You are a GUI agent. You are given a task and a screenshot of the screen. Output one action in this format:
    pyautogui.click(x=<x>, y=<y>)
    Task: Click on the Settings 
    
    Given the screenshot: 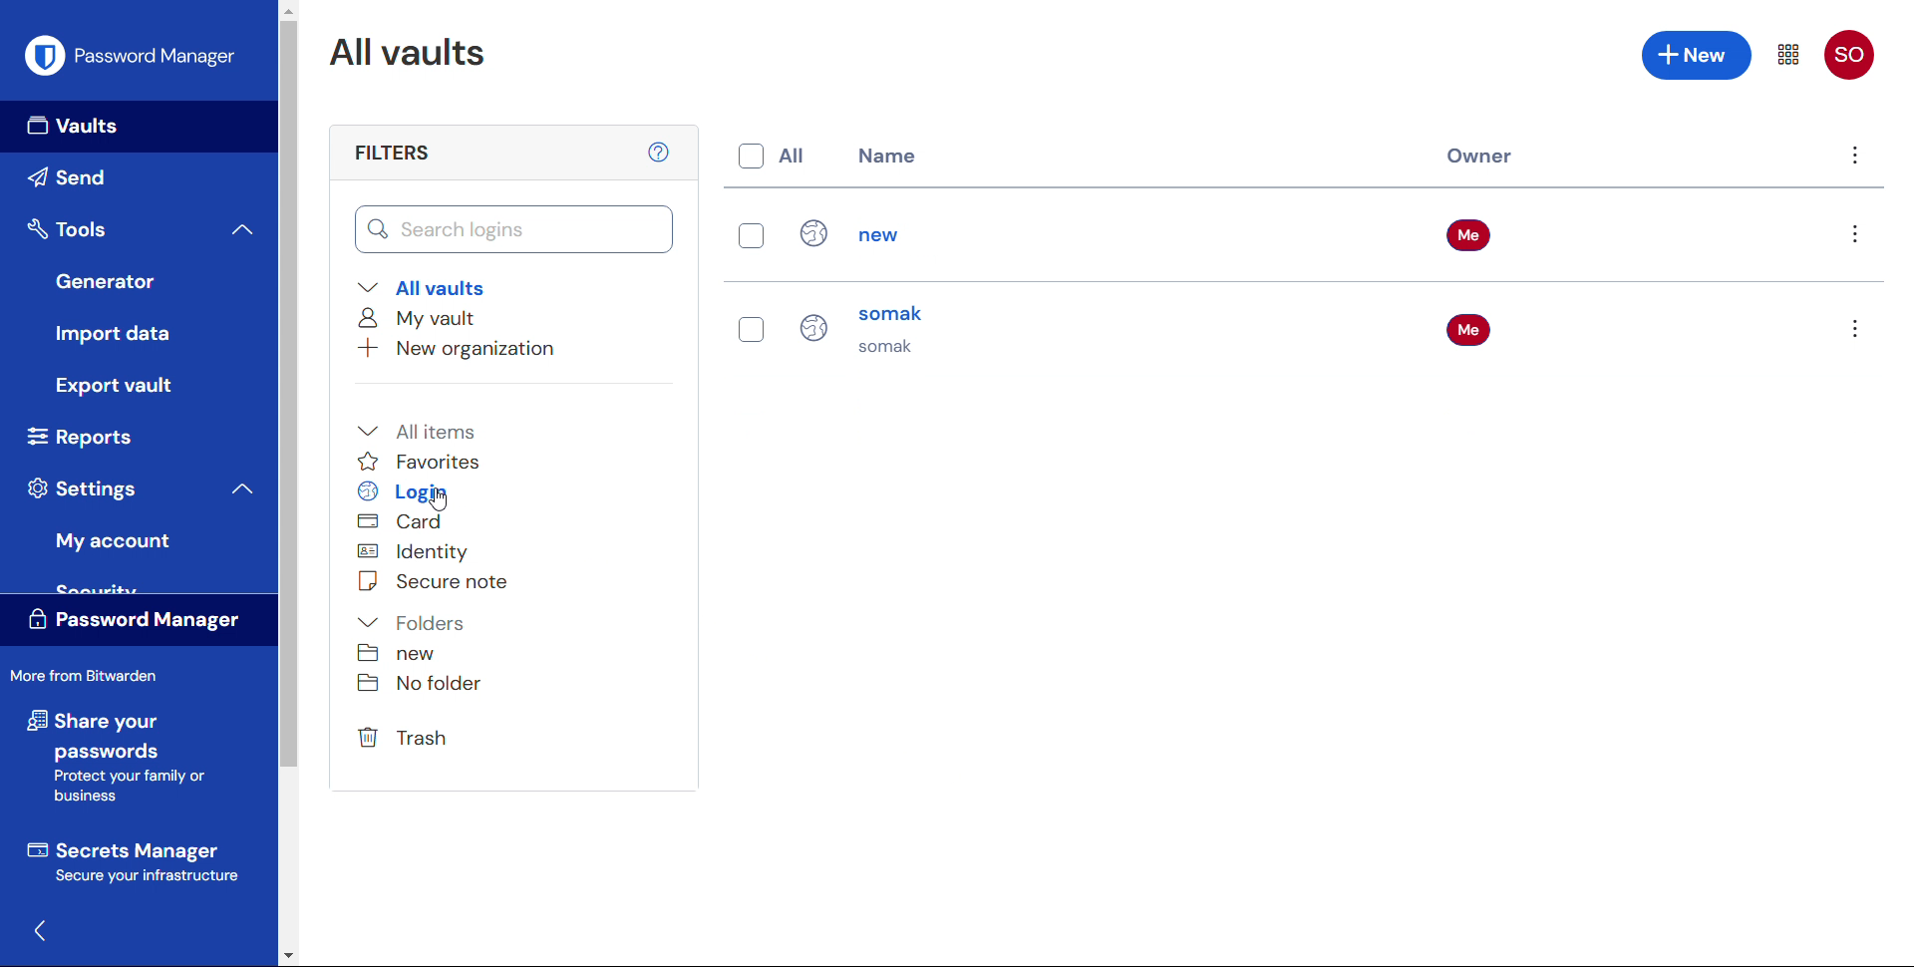 What is the action you would take?
    pyautogui.click(x=86, y=489)
    